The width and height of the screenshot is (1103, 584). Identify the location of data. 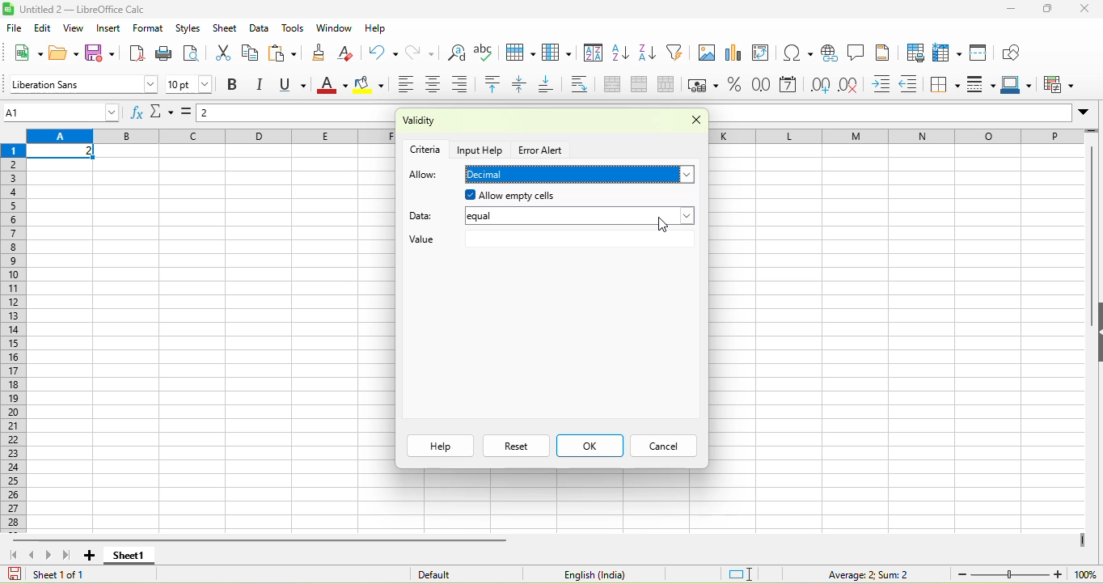
(425, 214).